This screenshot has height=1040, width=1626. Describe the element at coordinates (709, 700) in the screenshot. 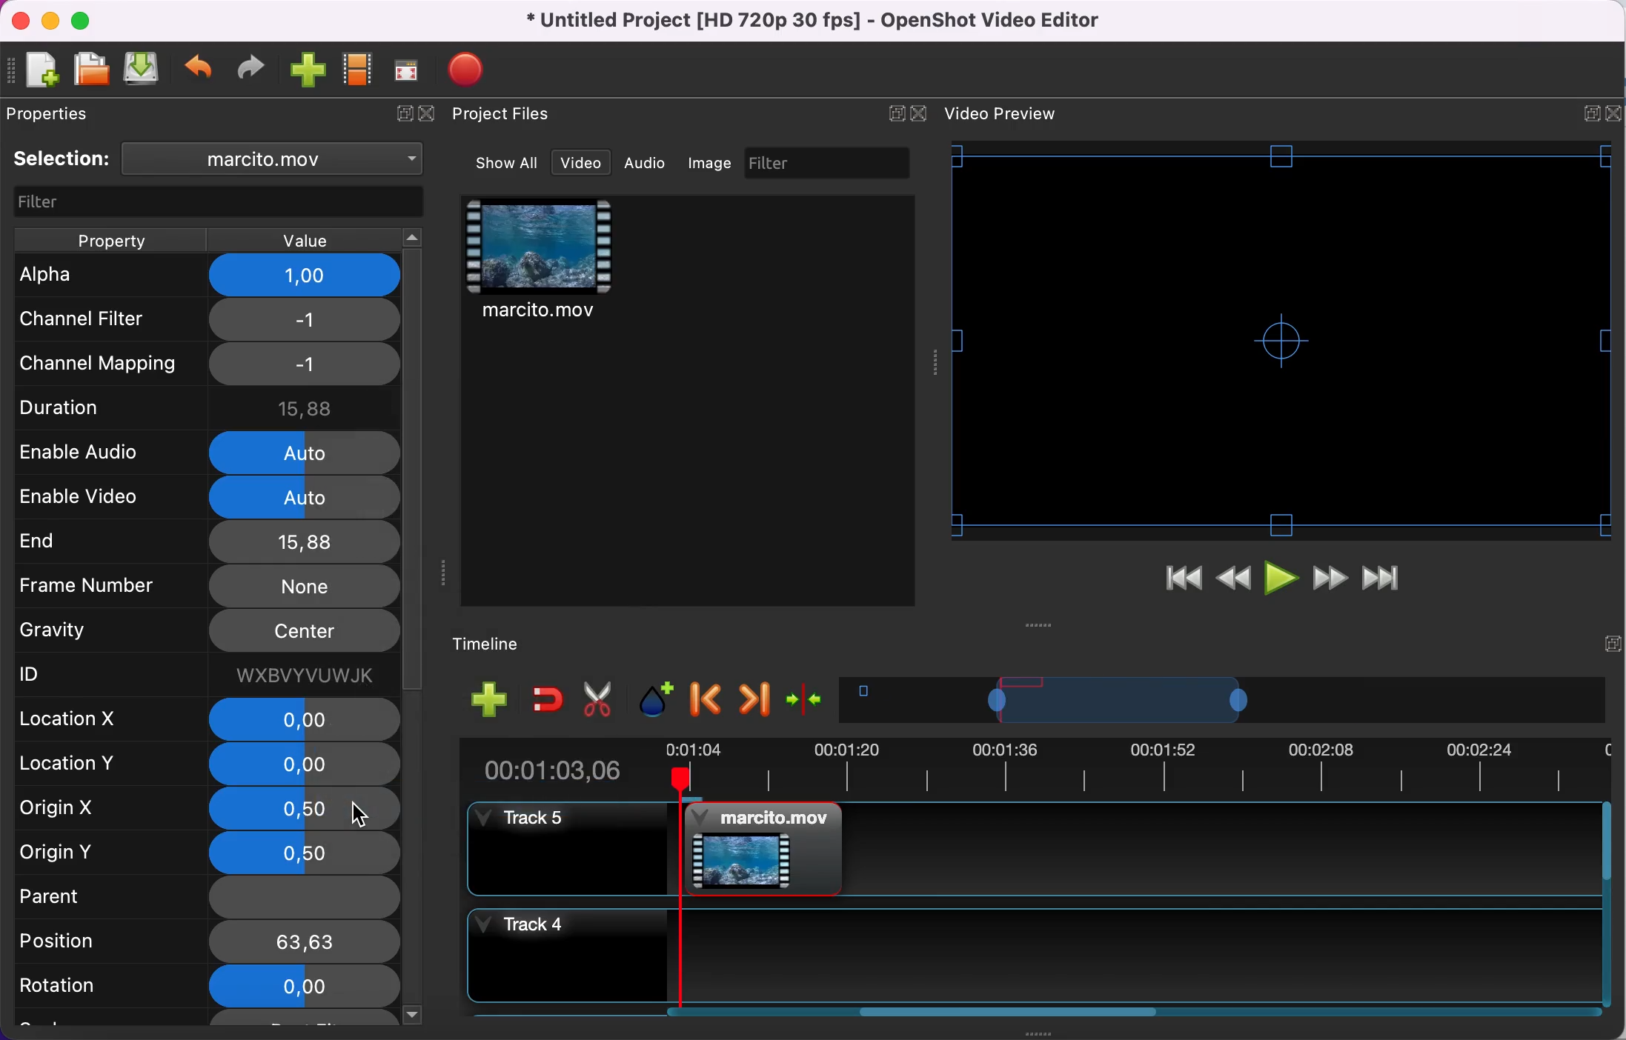

I see `previous marker` at that location.